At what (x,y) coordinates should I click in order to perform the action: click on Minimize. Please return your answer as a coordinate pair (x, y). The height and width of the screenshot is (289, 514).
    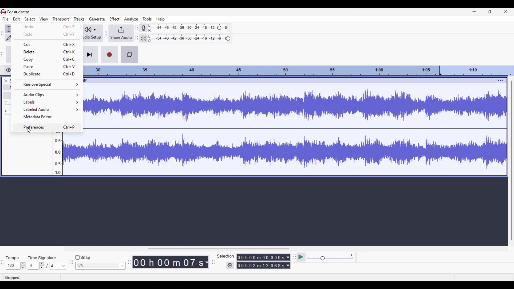
    Looking at the image, I should click on (474, 12).